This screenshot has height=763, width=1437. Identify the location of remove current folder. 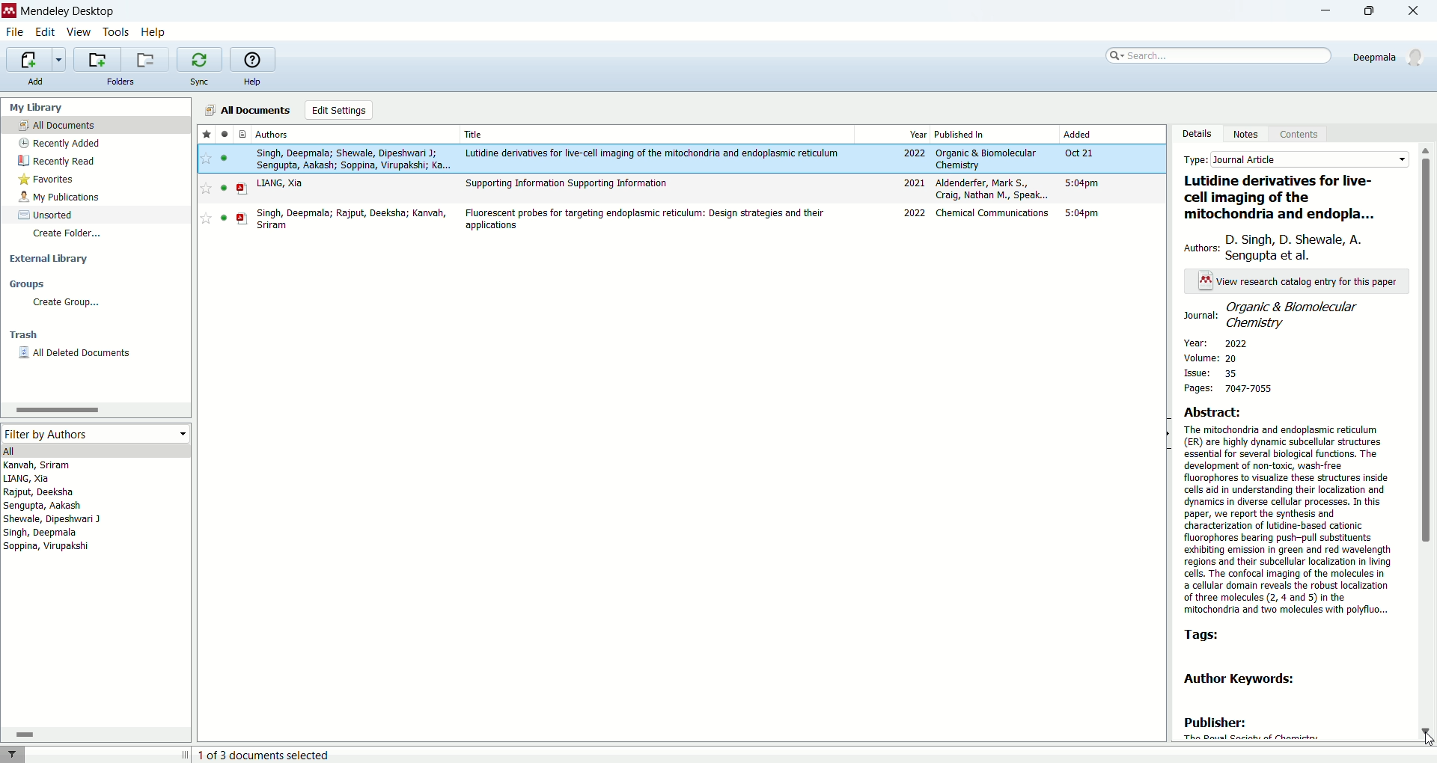
(144, 59).